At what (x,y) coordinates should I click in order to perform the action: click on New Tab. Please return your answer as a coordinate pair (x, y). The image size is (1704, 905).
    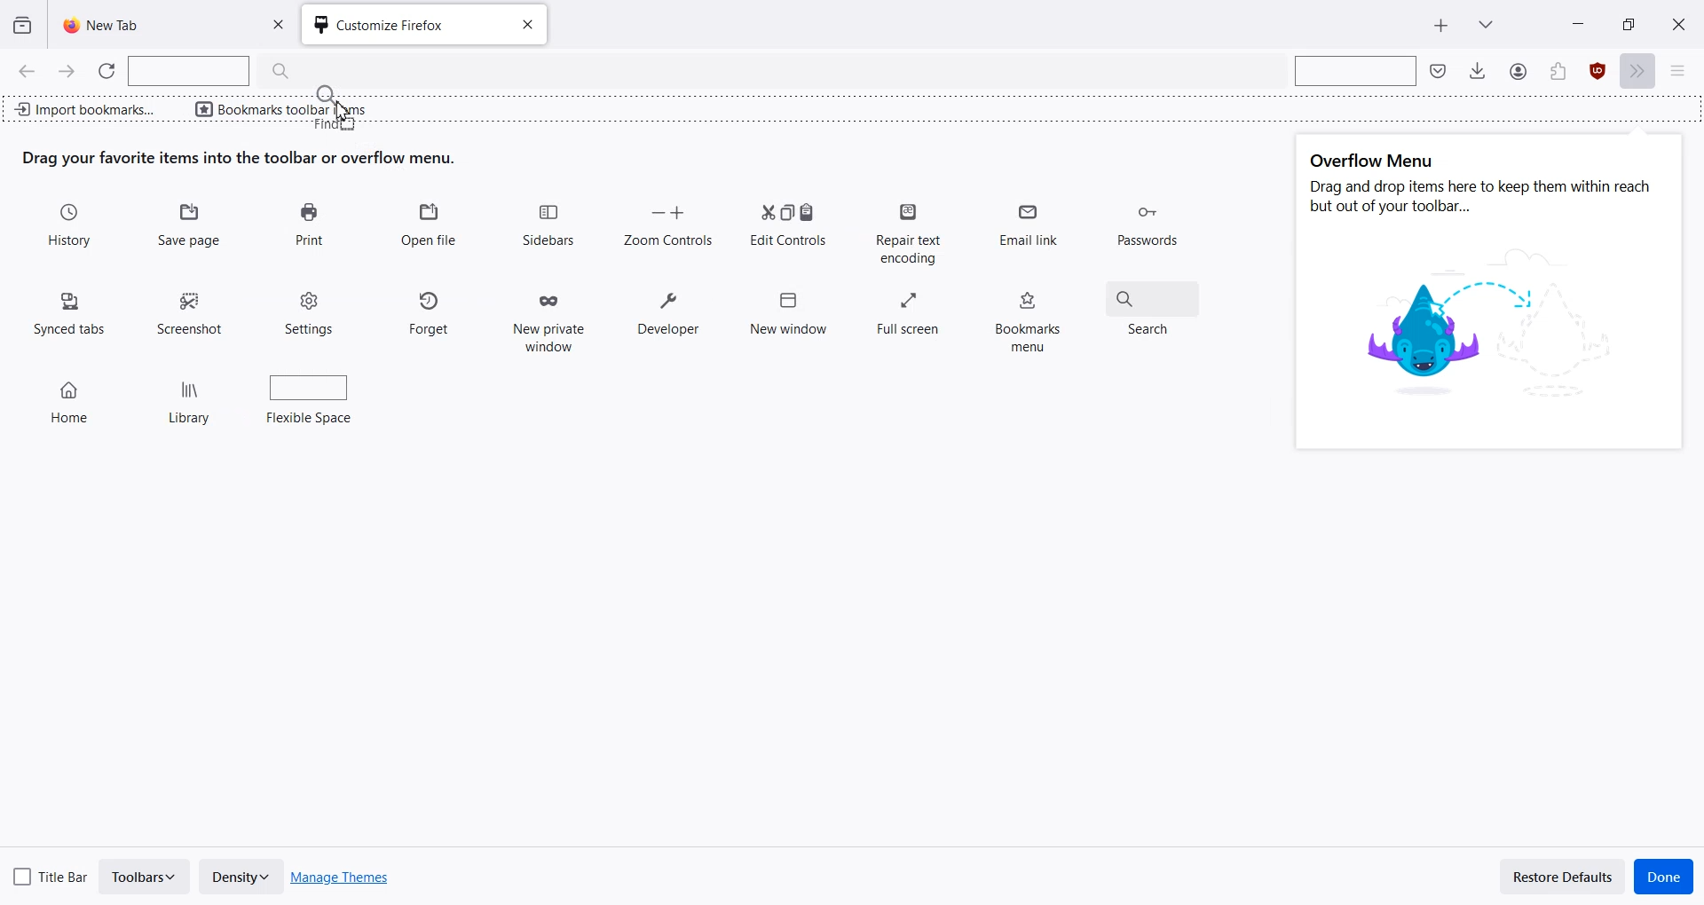
    Looking at the image, I should click on (1441, 26).